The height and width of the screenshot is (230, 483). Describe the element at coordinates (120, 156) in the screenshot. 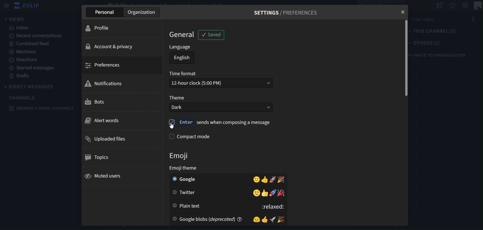

I see `topics` at that location.